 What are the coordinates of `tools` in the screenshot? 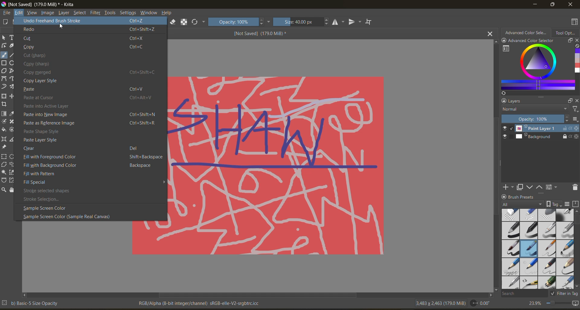 It's located at (111, 13).